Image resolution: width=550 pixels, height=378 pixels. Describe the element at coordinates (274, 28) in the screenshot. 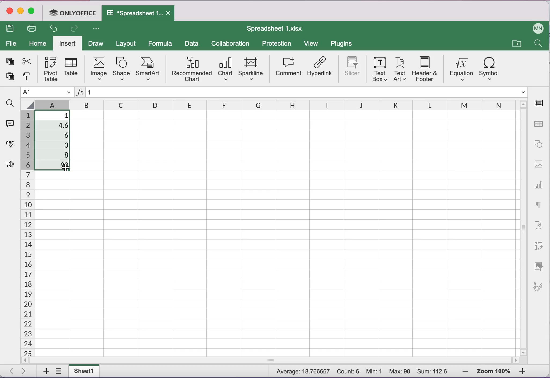

I see `Spreadsheet 1.xIsx` at that location.